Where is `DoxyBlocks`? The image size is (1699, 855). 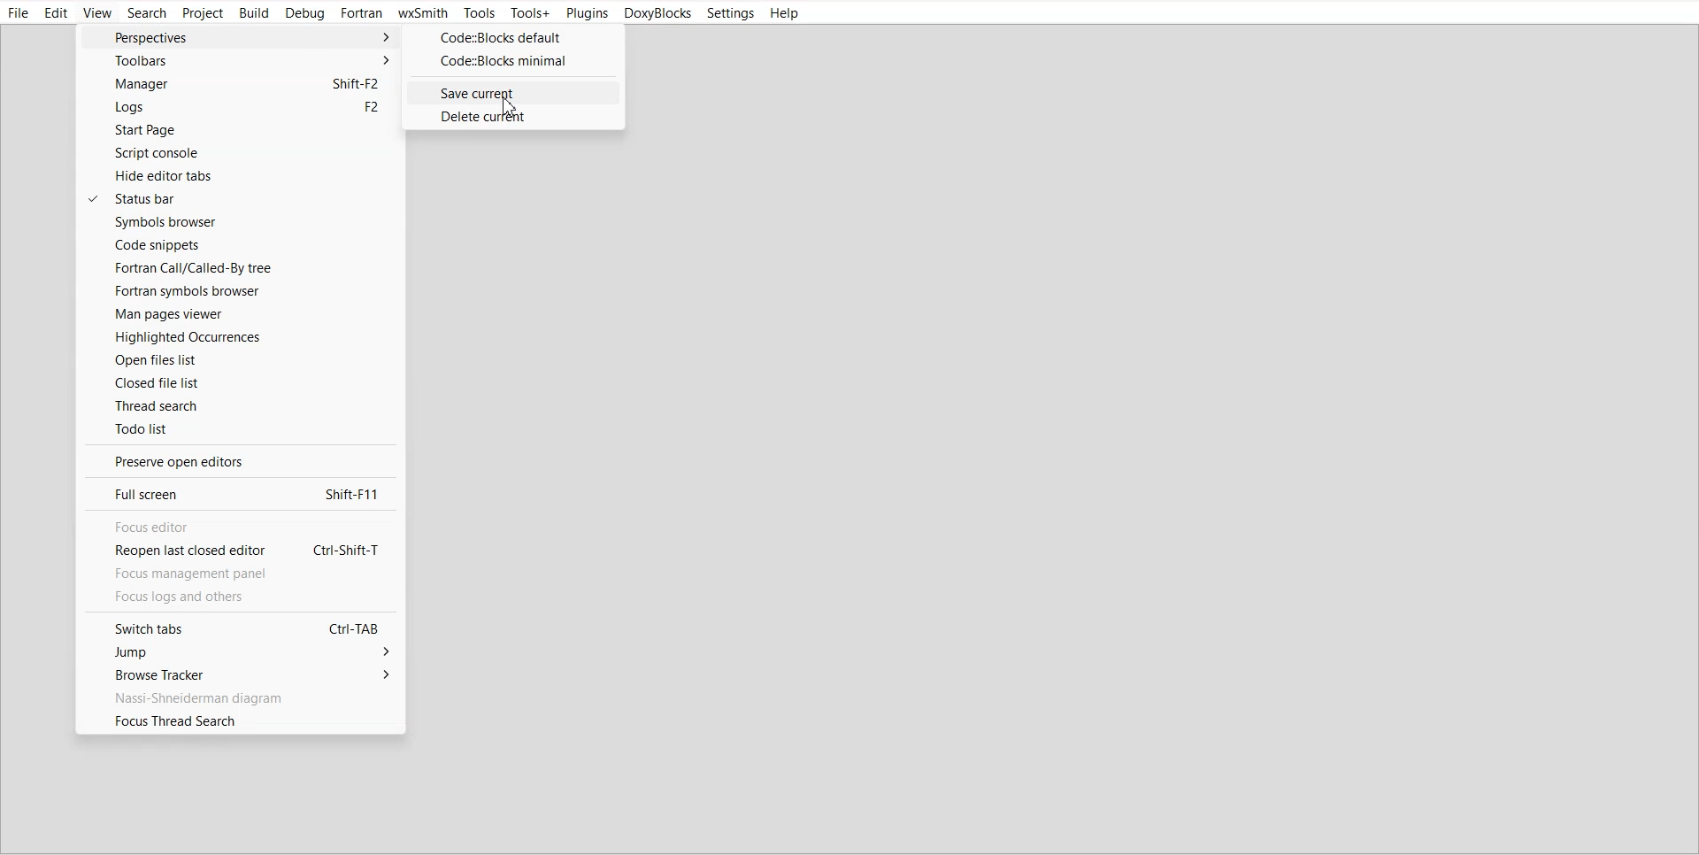
DoxyBlocks is located at coordinates (658, 14).